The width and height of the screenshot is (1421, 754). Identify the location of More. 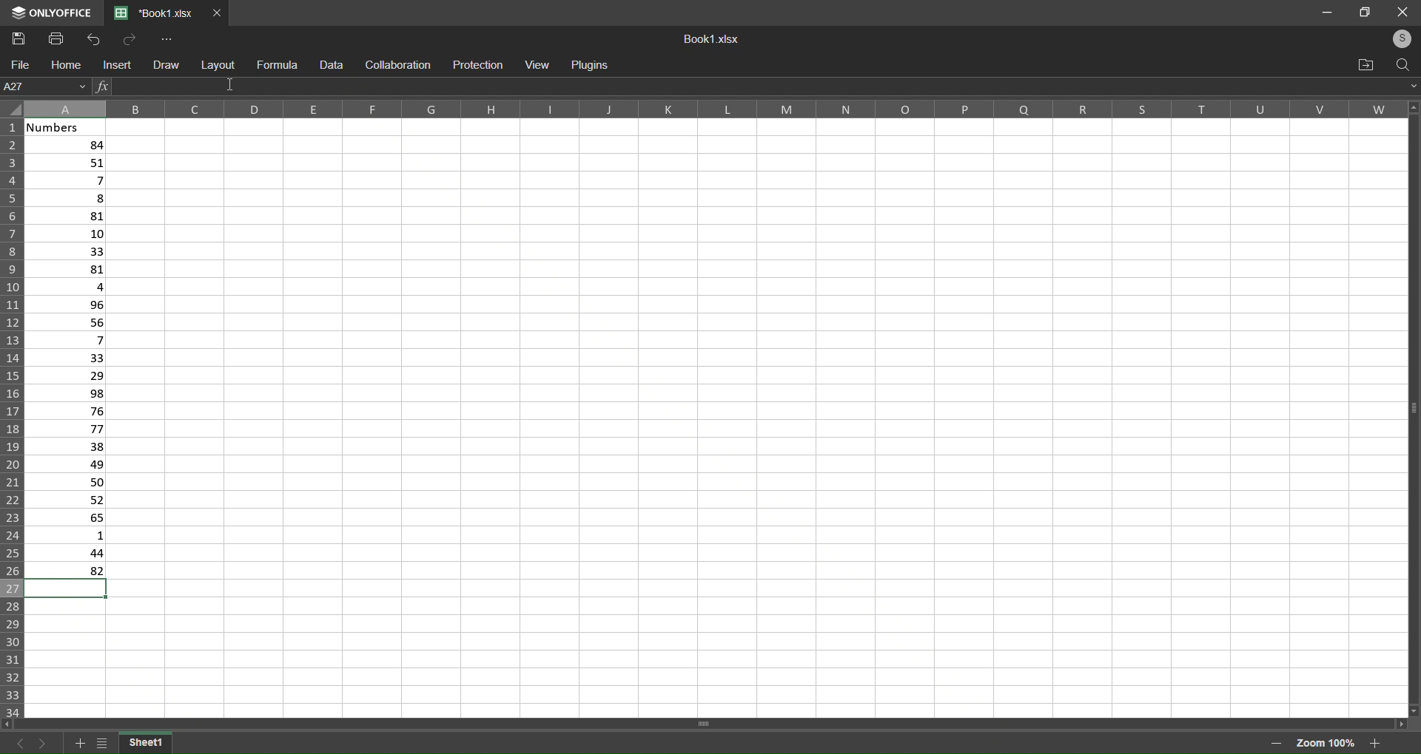
(169, 40).